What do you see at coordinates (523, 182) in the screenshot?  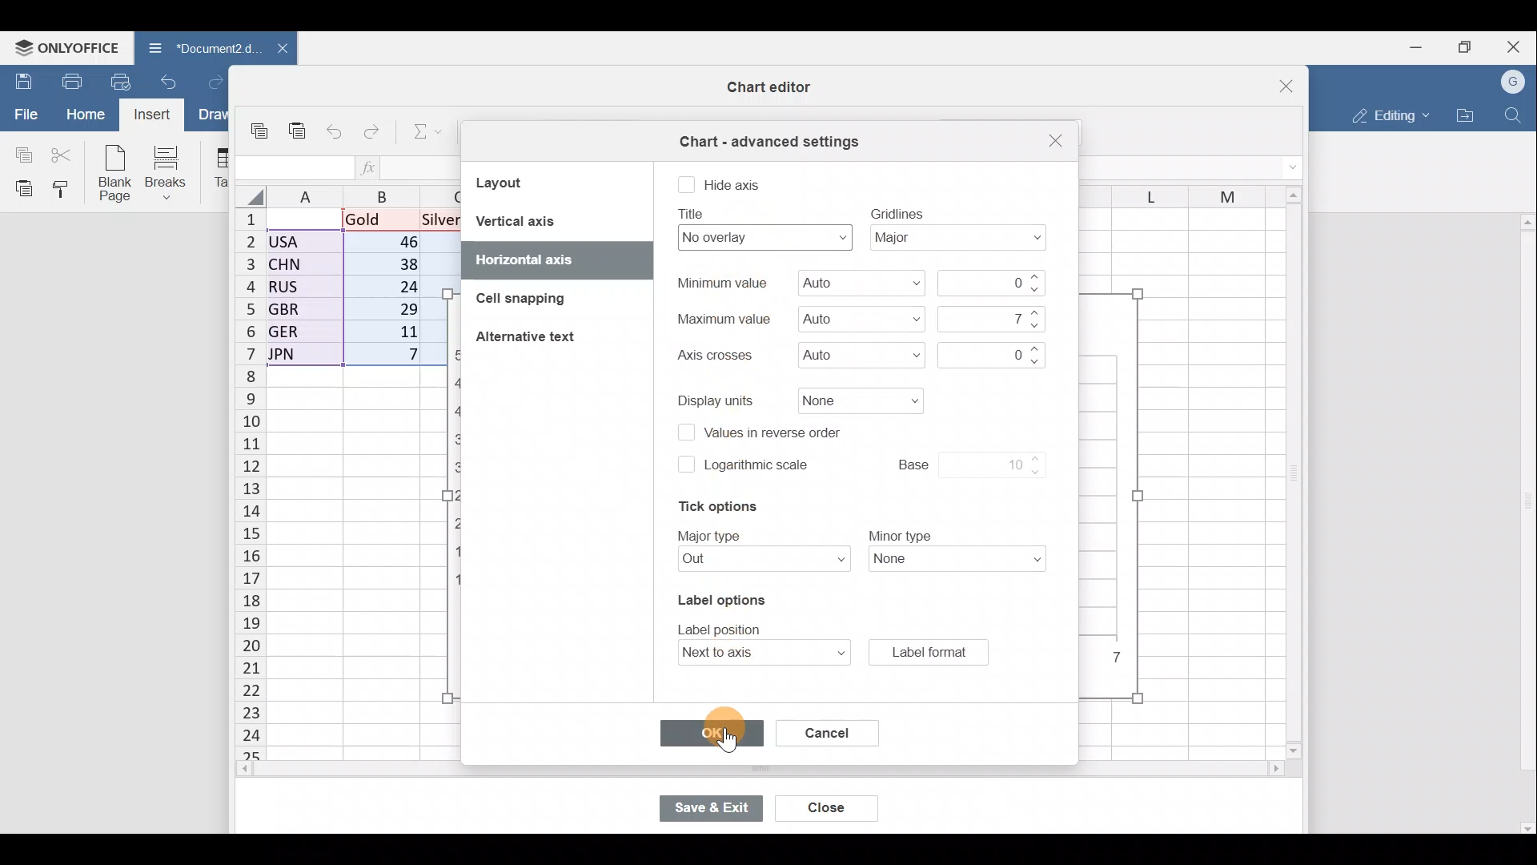 I see `Layout` at bounding box center [523, 182].